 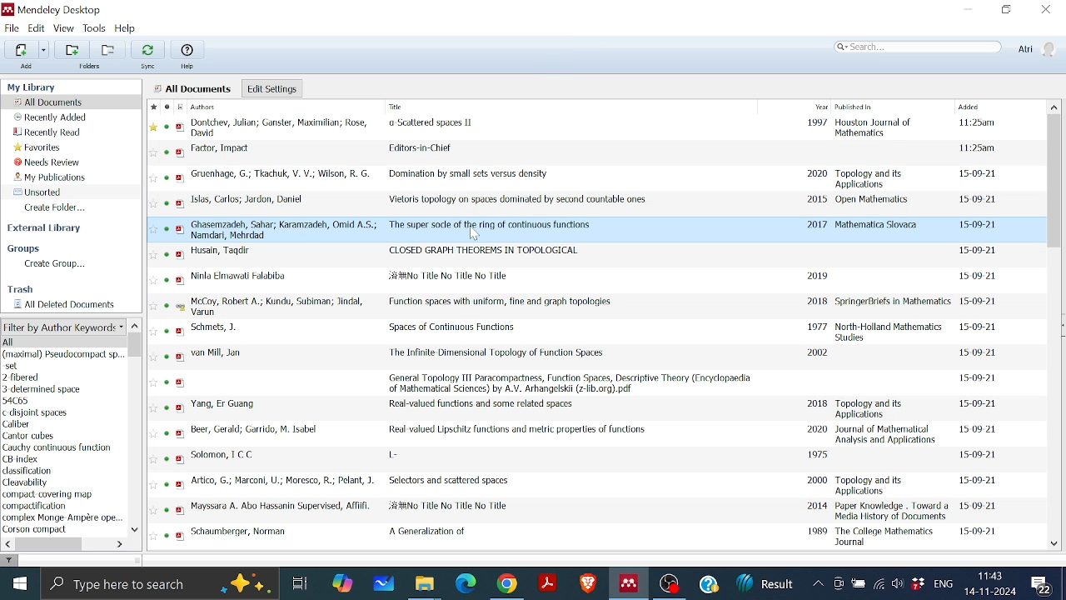 I want to click on Profile, so click(x=1037, y=48).